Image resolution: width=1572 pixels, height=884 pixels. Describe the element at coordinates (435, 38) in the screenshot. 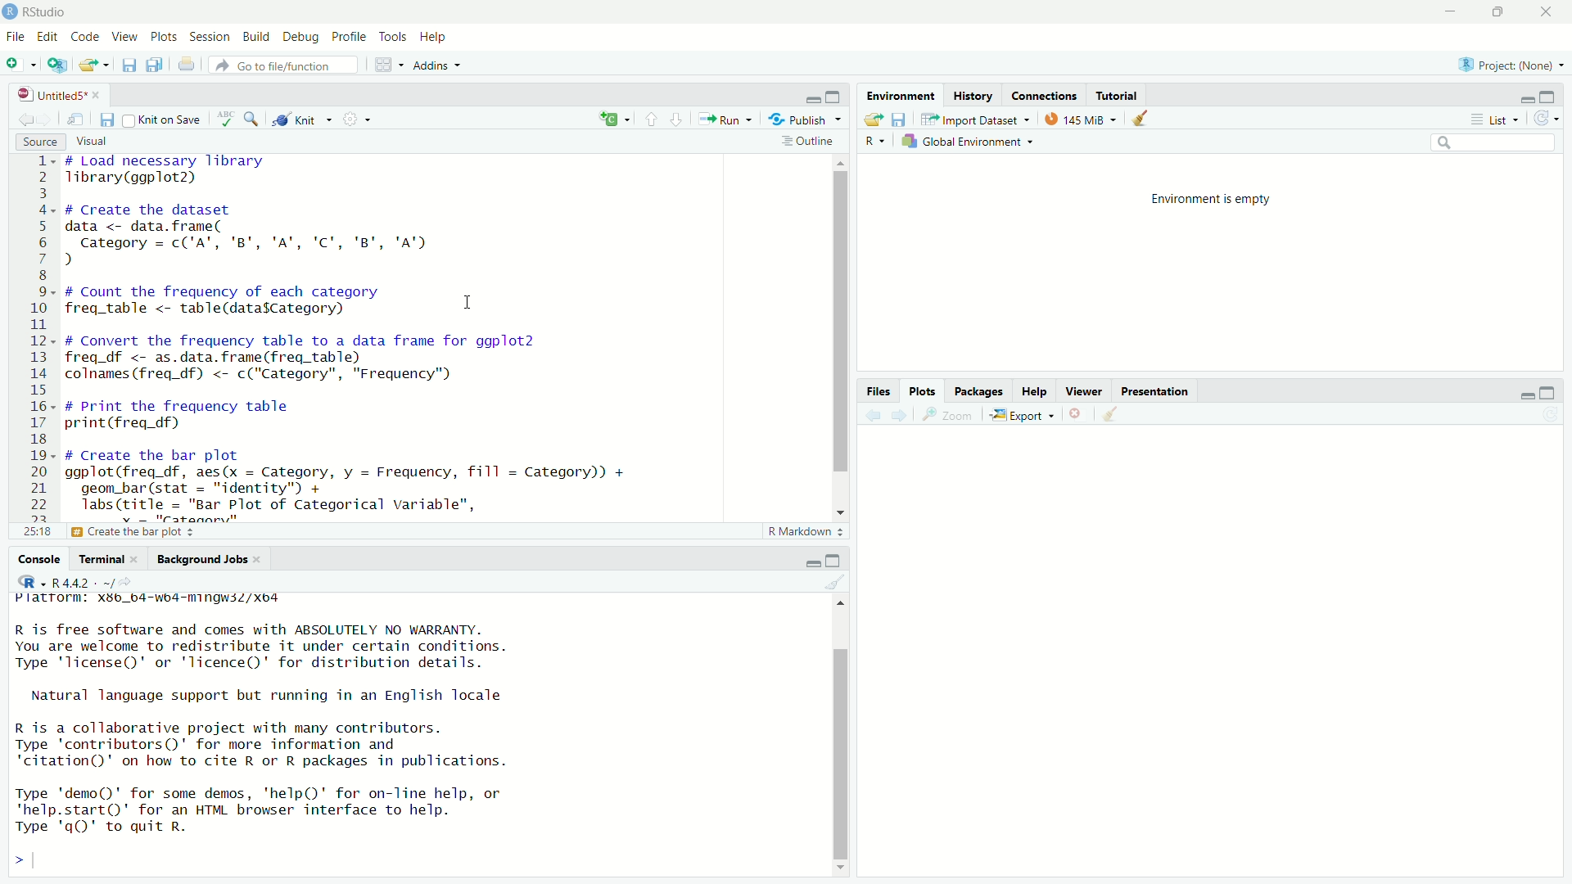

I see `help` at that location.